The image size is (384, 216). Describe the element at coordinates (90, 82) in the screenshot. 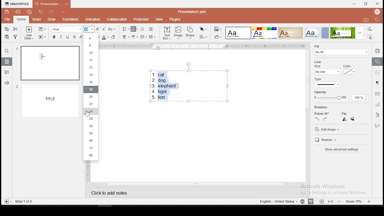

I see `16` at that location.